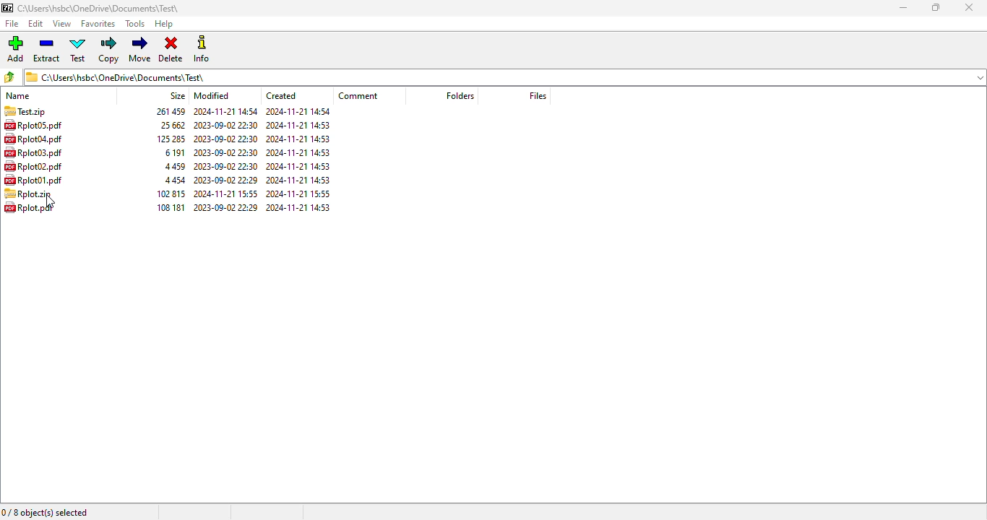 Image resolution: width=987 pixels, height=520 pixels. Describe the element at coordinates (178, 96) in the screenshot. I see `size` at that location.